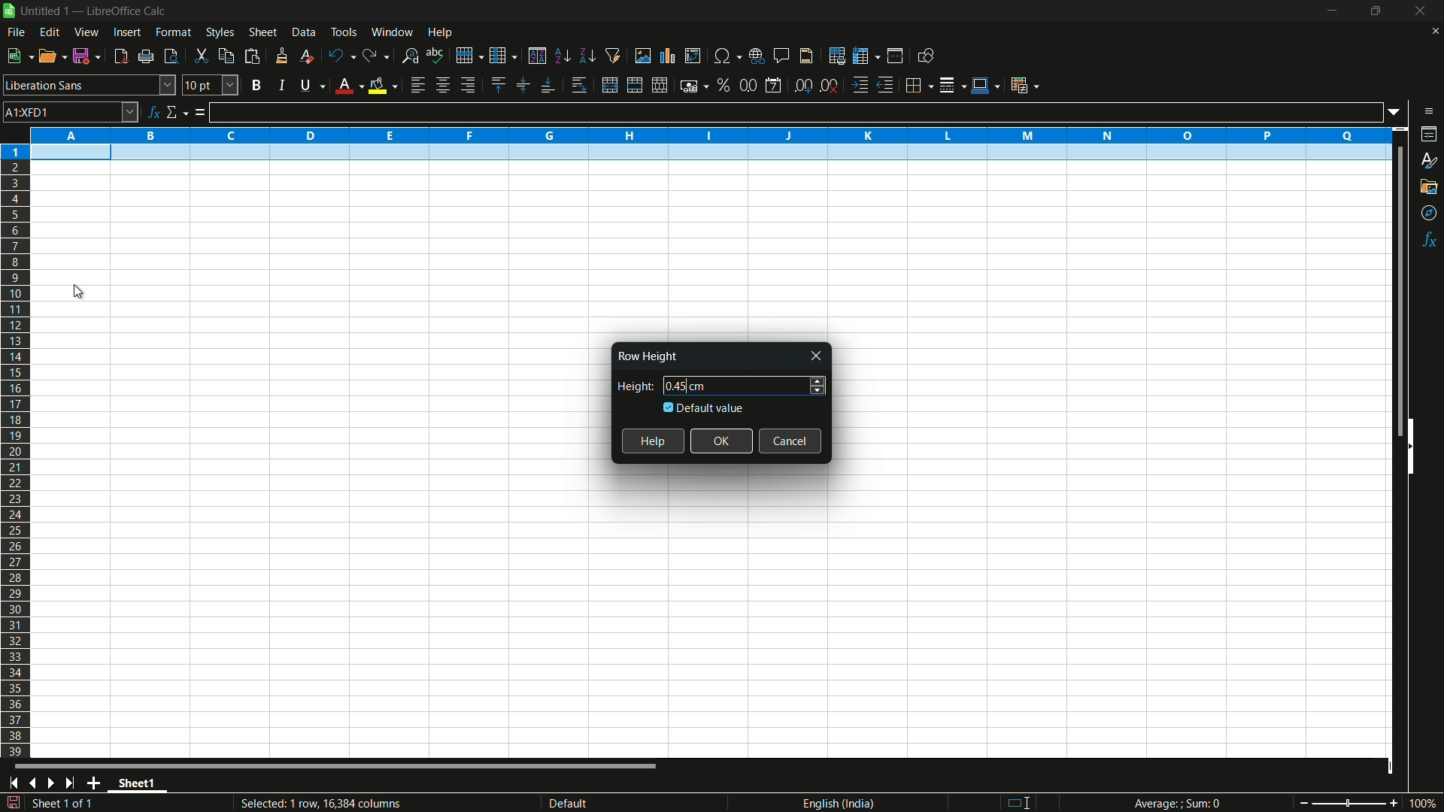  What do you see at coordinates (724, 84) in the screenshot?
I see `format as percent` at bounding box center [724, 84].